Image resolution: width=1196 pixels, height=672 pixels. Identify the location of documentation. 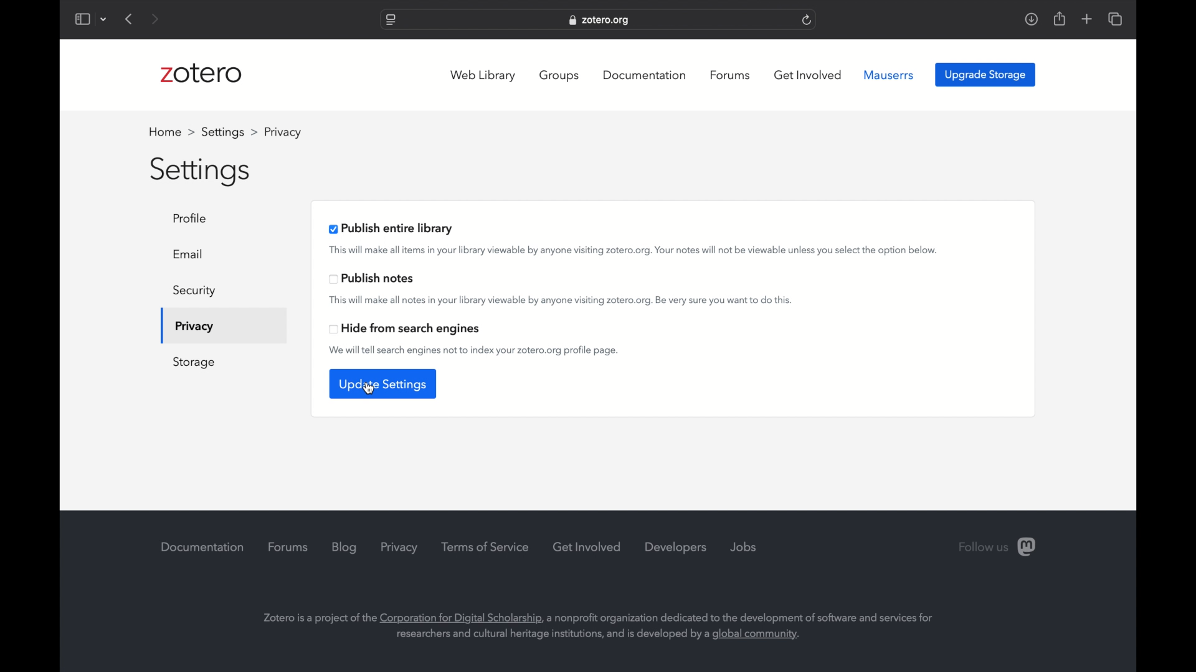
(644, 75).